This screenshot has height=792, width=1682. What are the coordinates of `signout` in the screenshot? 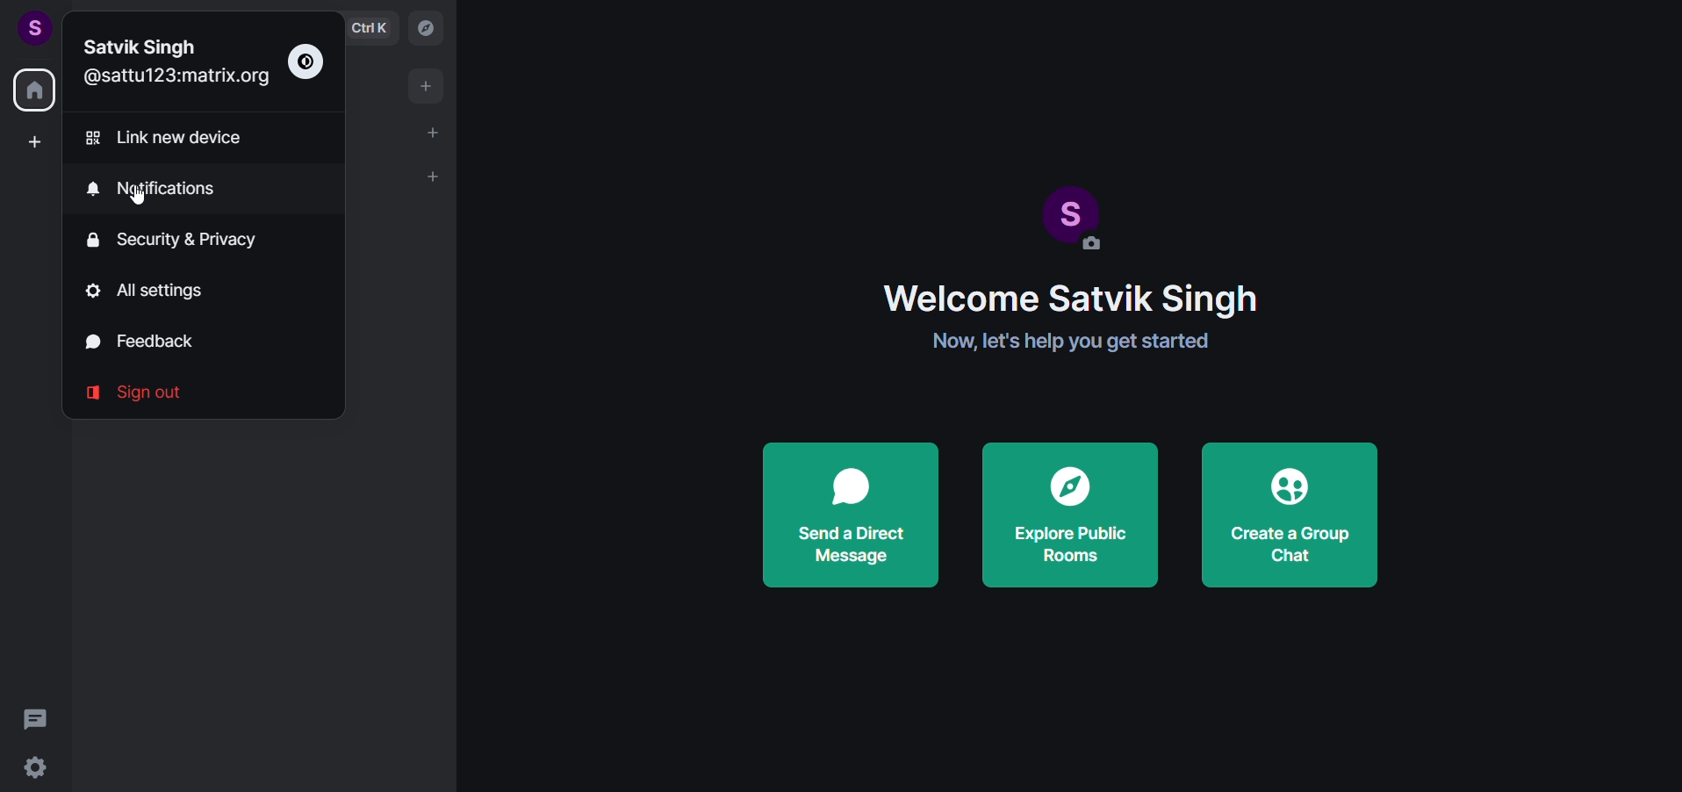 It's located at (135, 393).